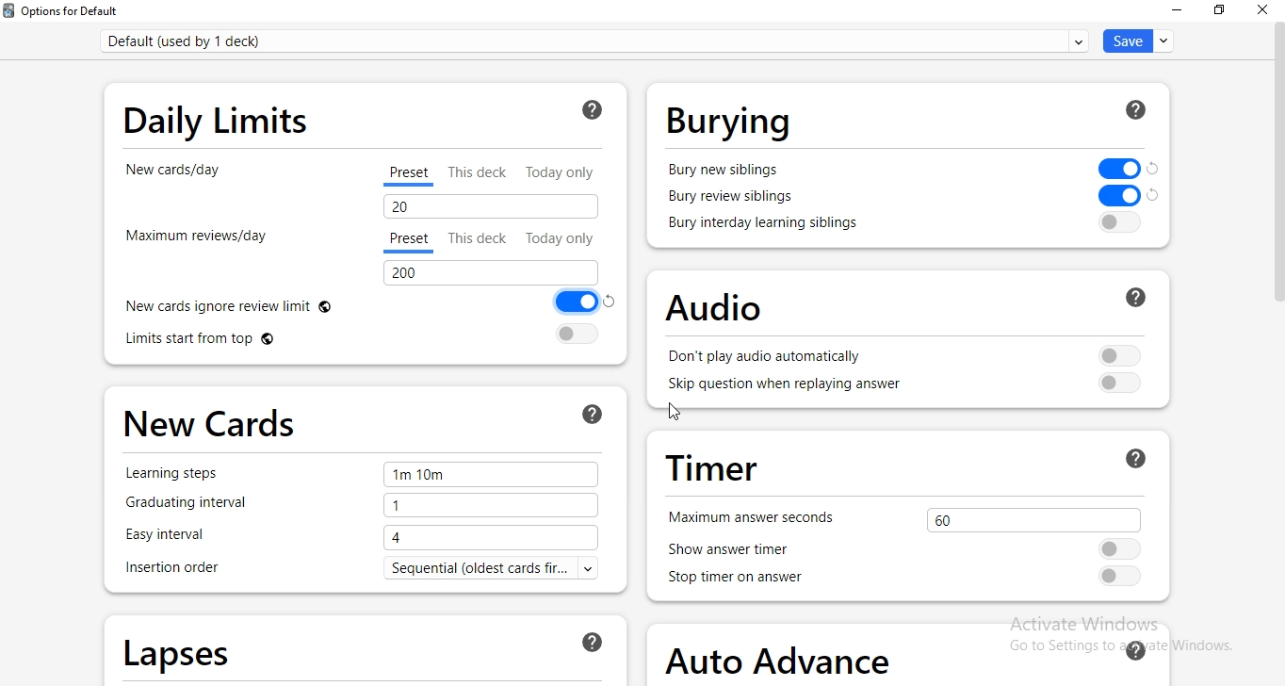 Image resolution: width=1285 pixels, height=686 pixels. I want to click on 20, so click(489, 206).